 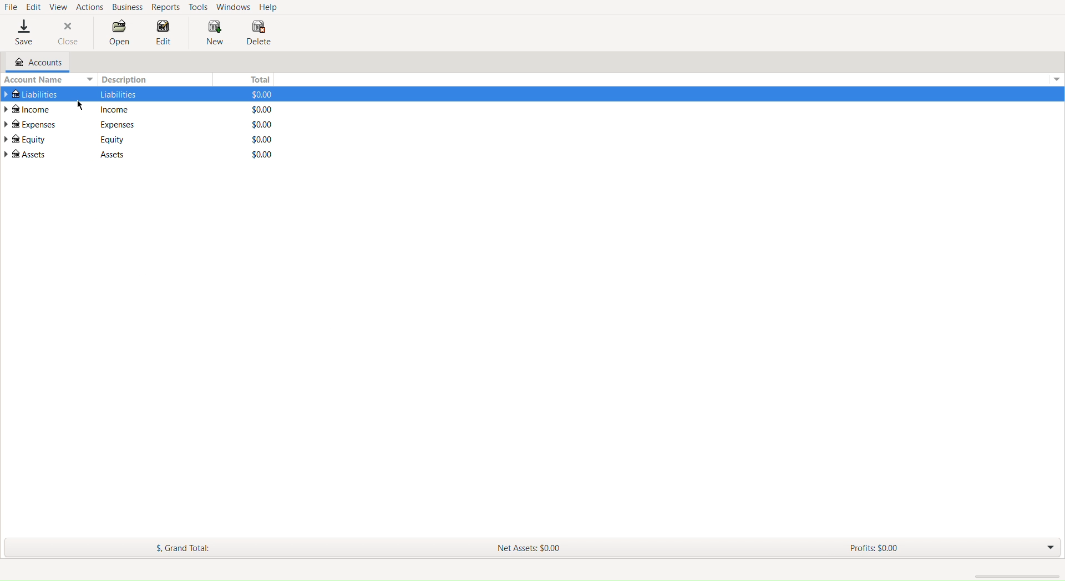 I want to click on View, so click(x=59, y=7).